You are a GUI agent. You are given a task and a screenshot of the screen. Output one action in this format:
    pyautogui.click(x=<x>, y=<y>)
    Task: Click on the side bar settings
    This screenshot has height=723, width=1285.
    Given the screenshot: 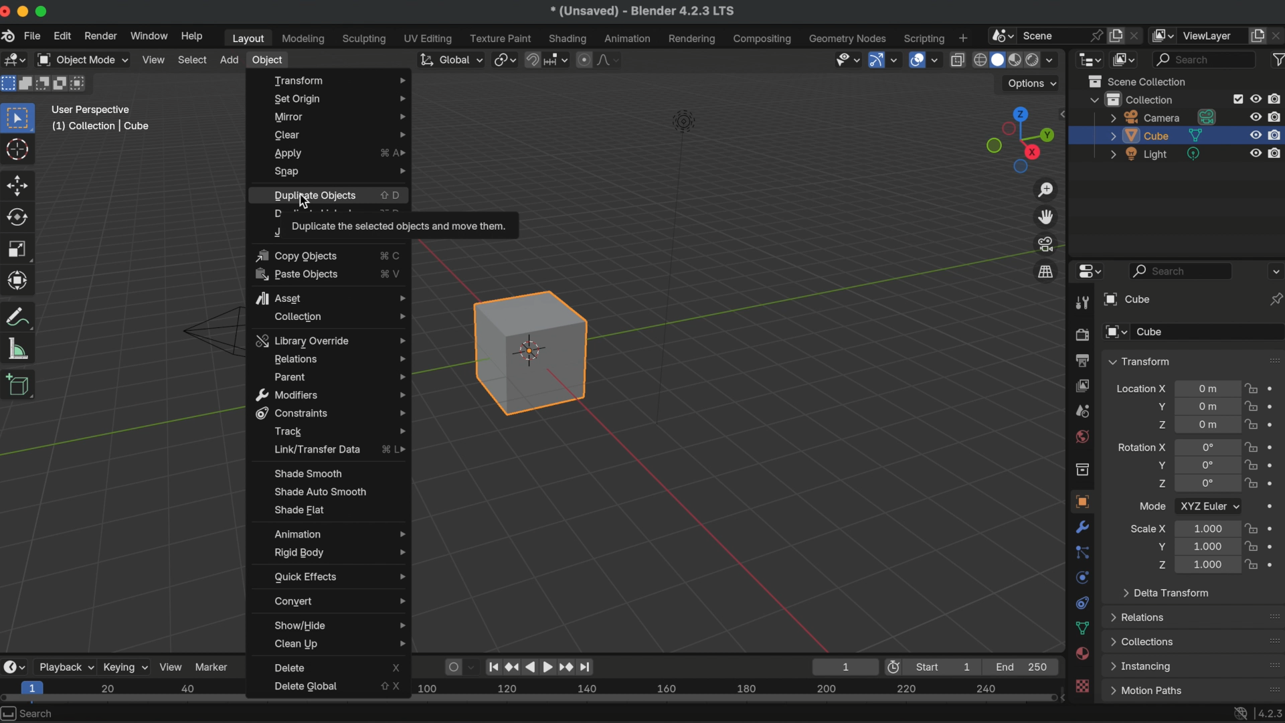 What is the action you would take?
    pyautogui.click(x=1065, y=112)
    